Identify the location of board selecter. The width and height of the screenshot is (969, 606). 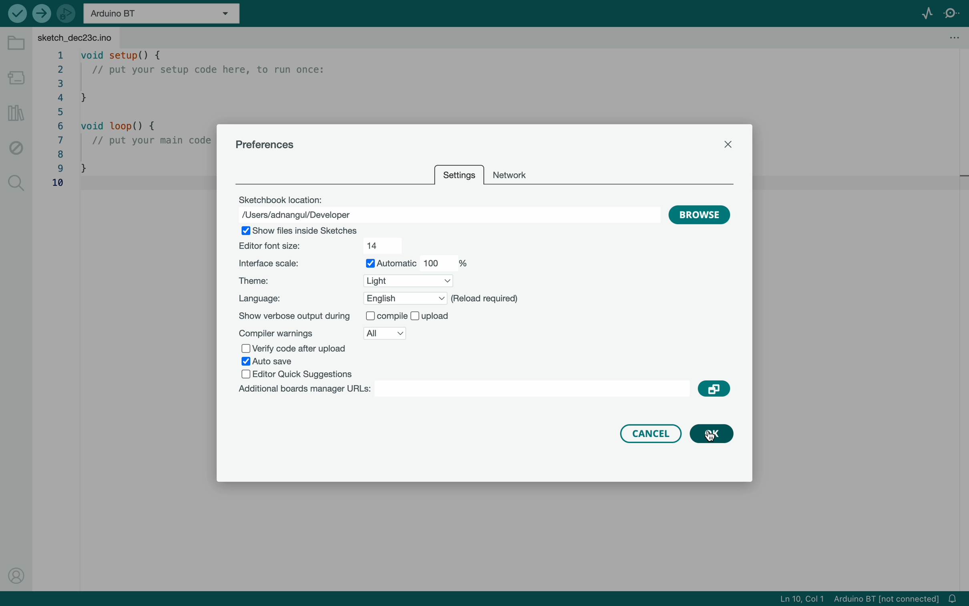
(163, 13).